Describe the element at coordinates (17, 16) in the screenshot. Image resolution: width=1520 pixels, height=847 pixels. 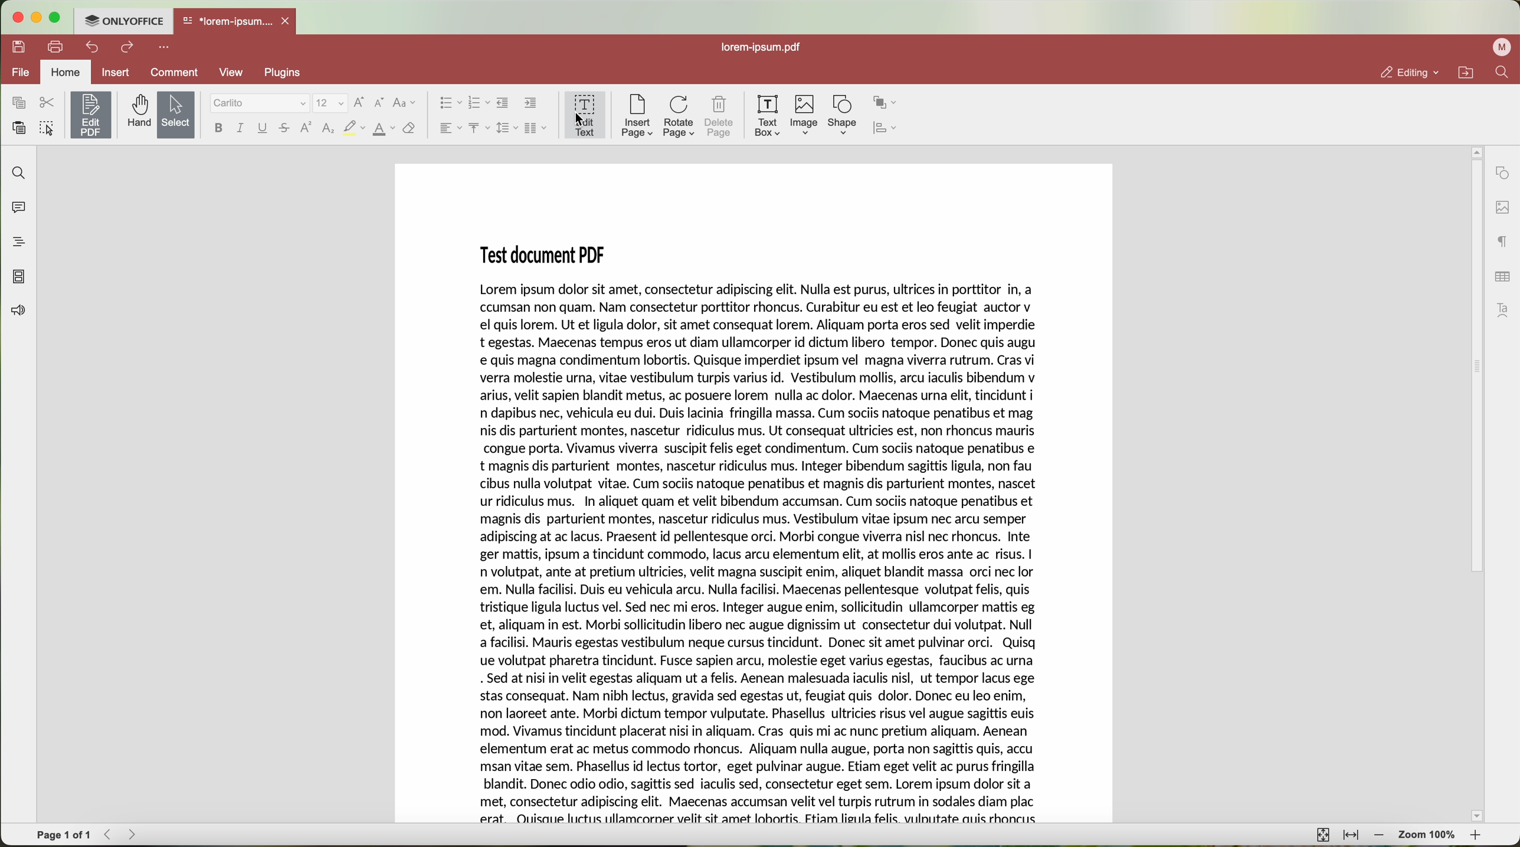
I see `close program` at that location.